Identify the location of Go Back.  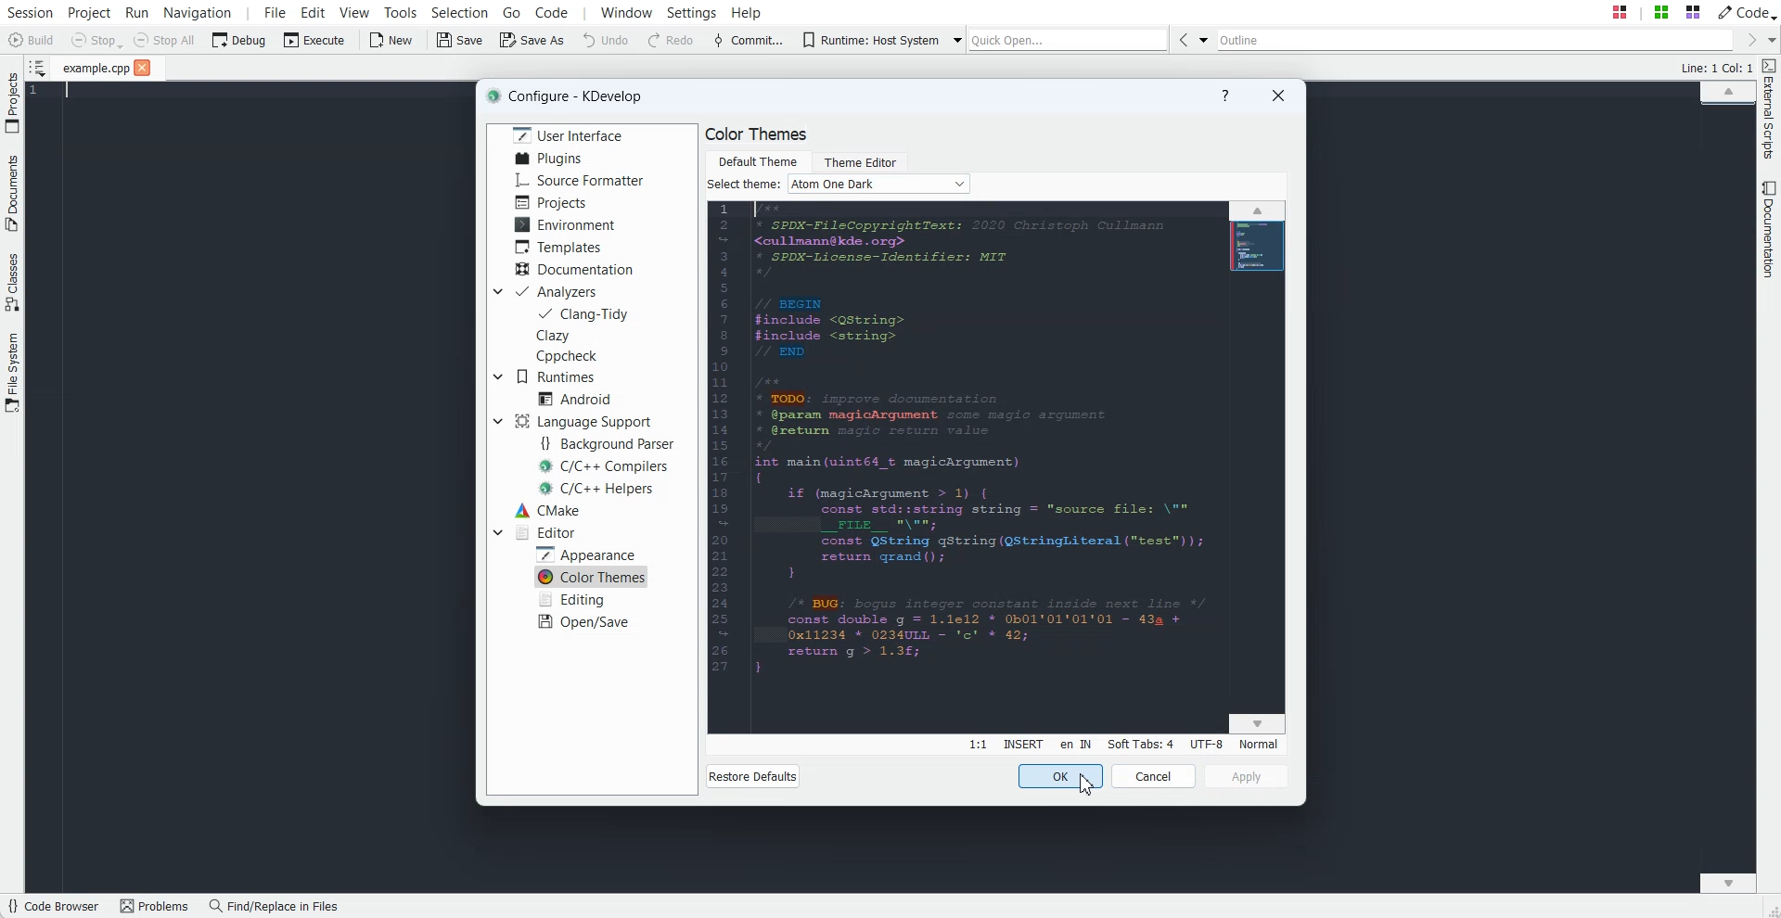
(1180, 39).